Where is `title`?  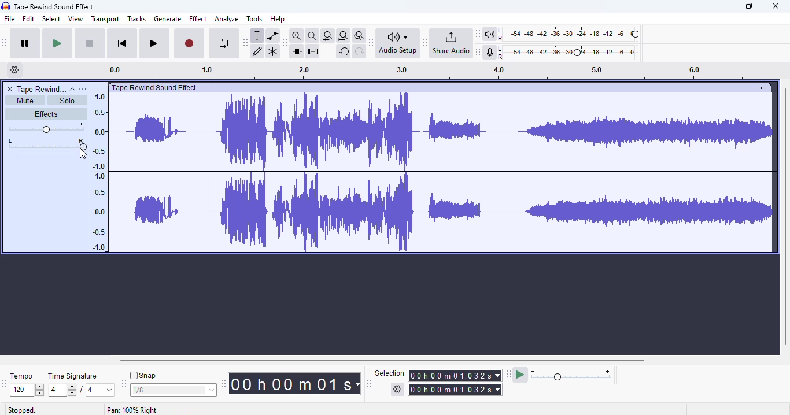 title is located at coordinates (54, 7).